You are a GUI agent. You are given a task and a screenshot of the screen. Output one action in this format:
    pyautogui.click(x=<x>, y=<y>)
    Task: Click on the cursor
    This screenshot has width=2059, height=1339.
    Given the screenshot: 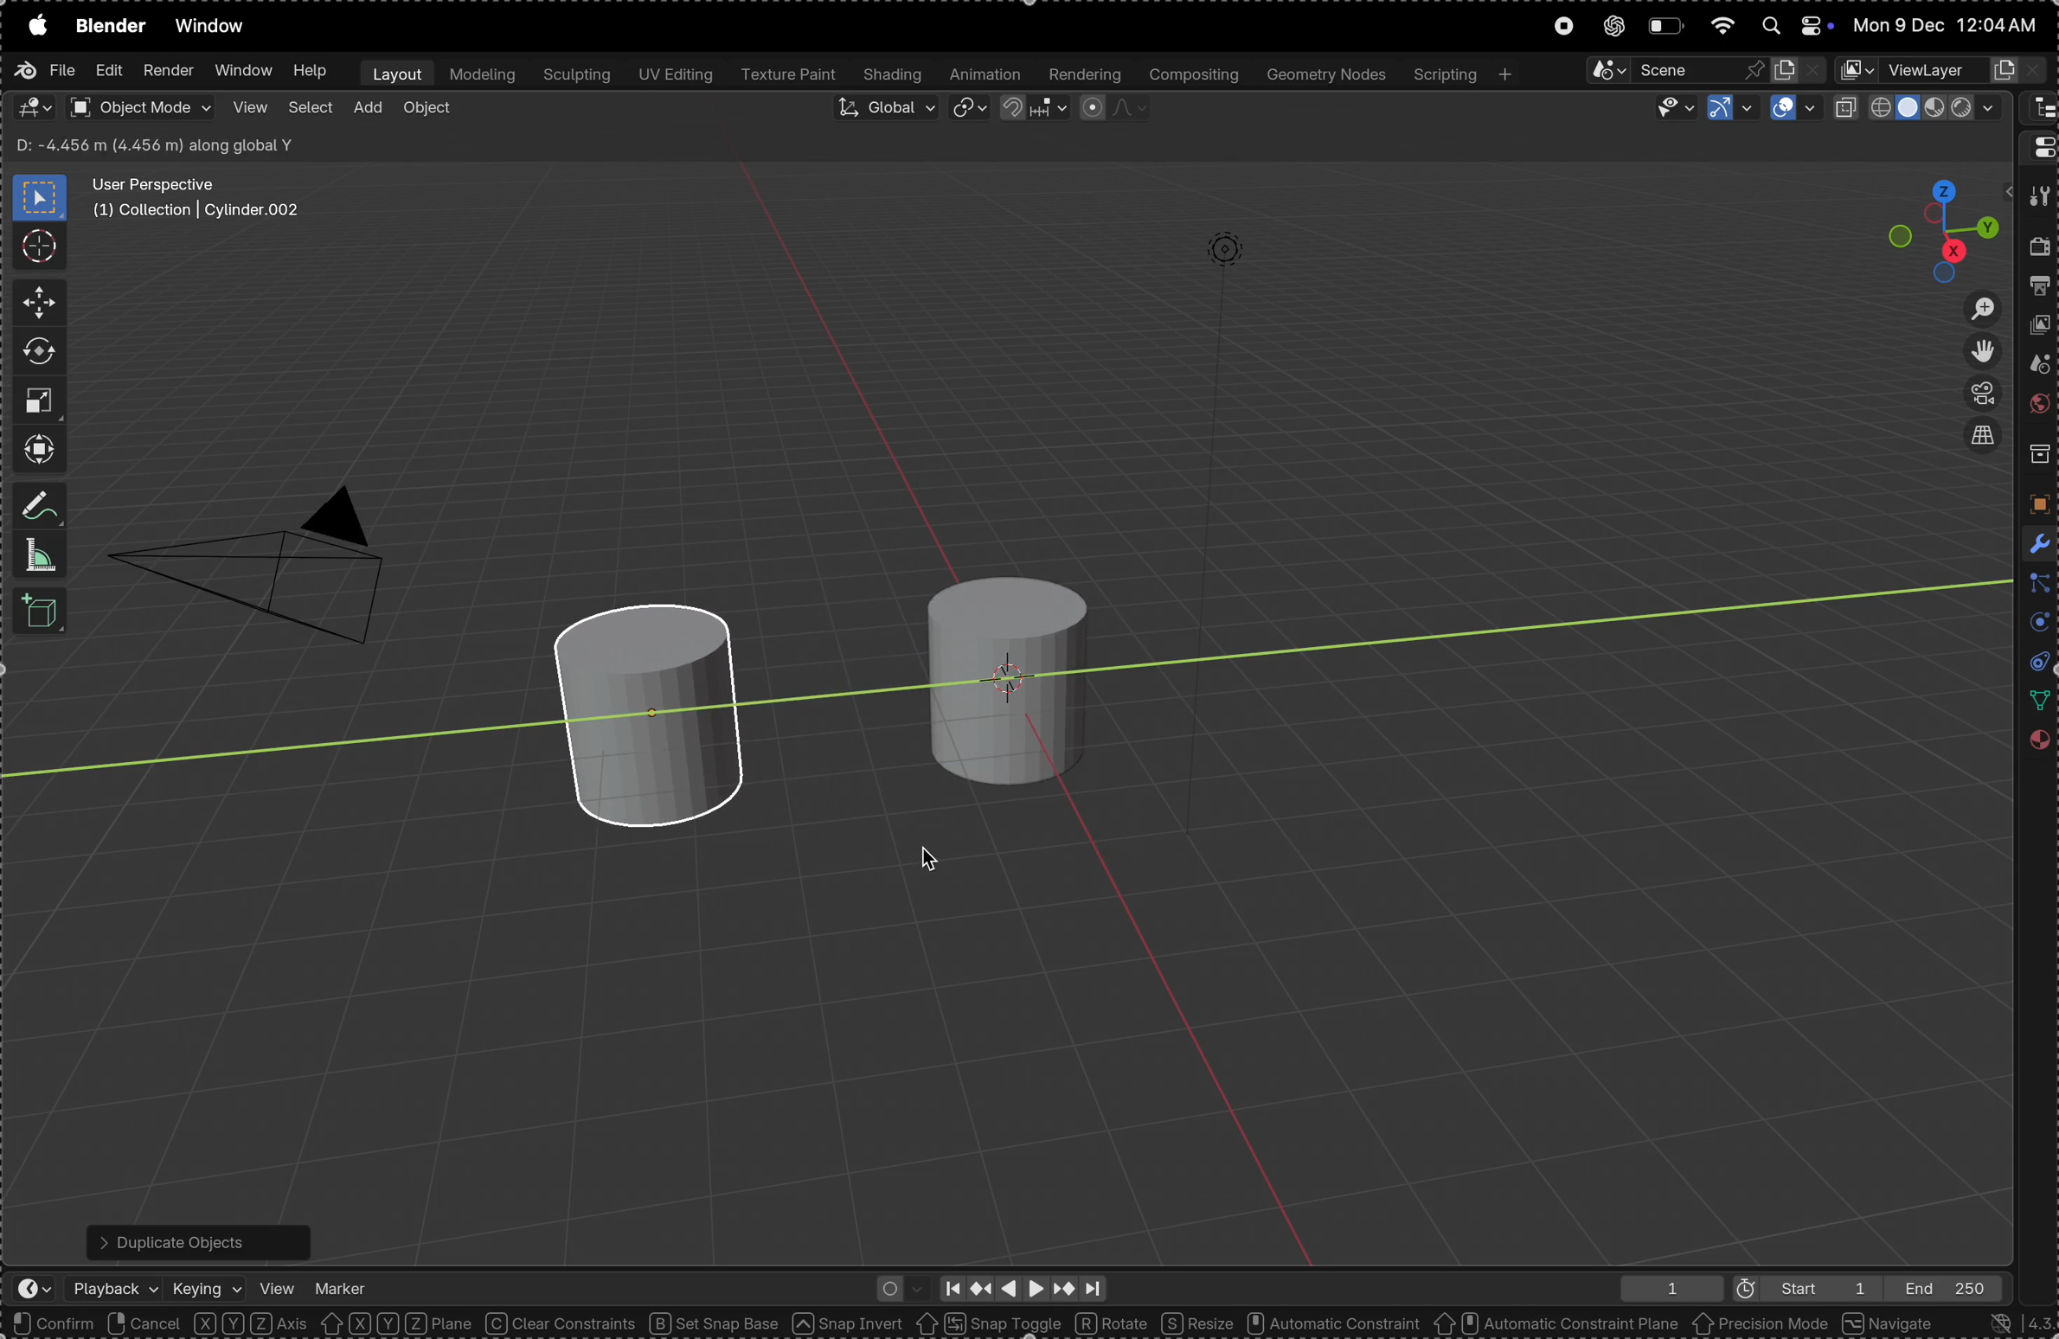 What is the action you would take?
    pyautogui.click(x=38, y=245)
    